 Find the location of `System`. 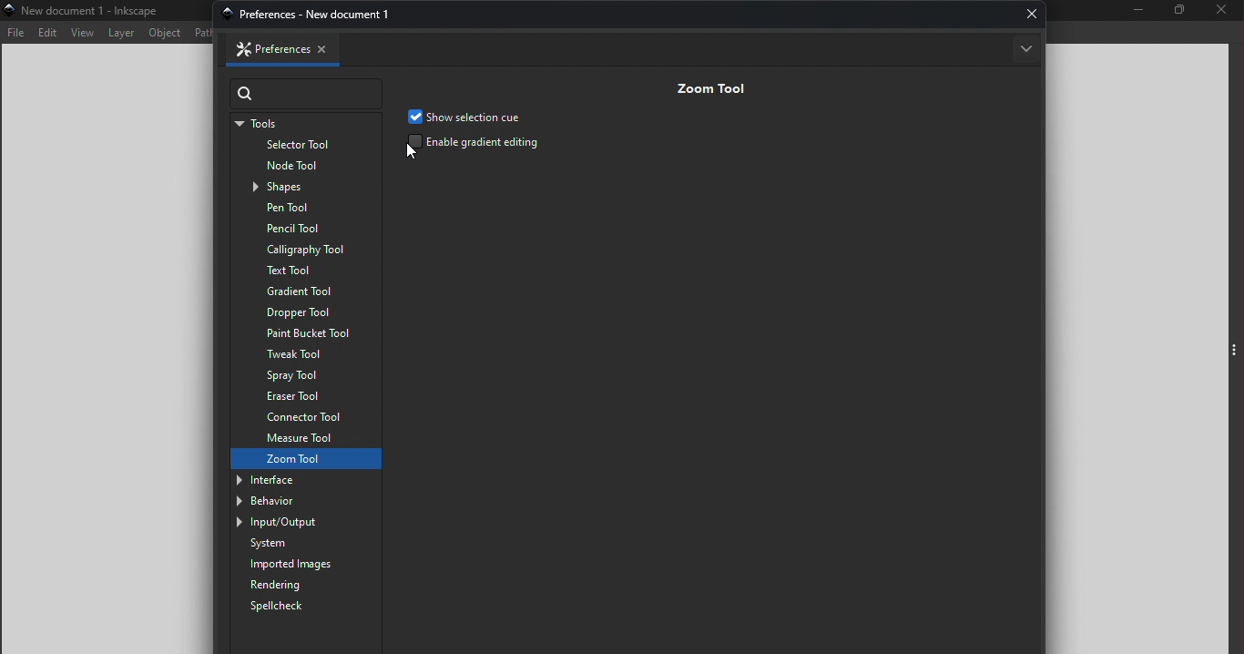

System is located at coordinates (301, 542).